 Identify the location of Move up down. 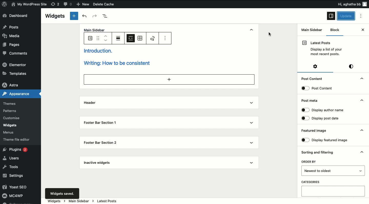
(106, 38).